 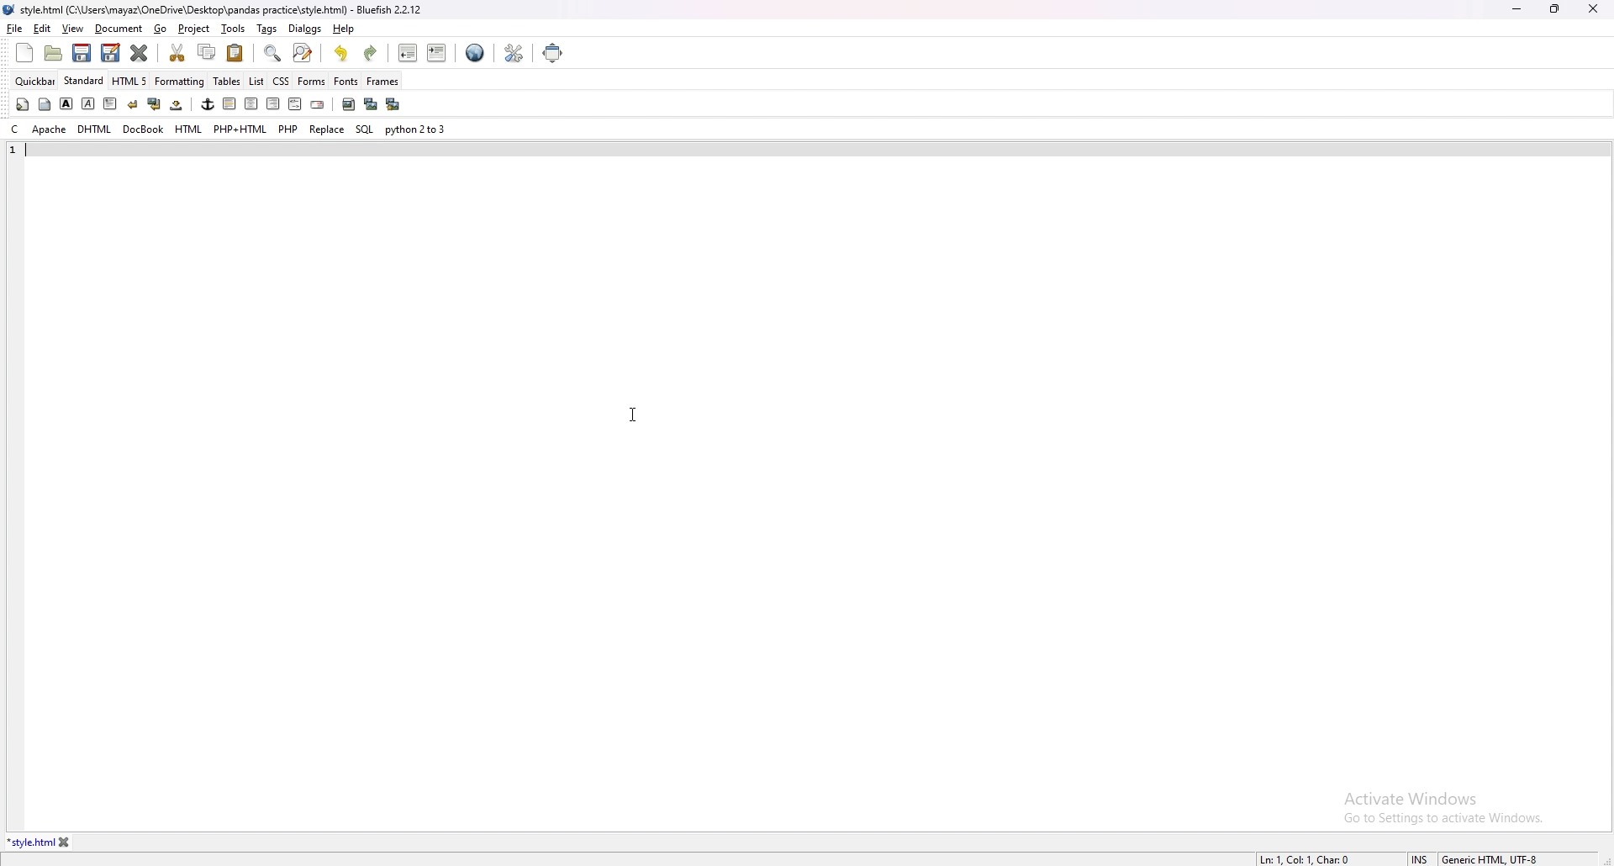 What do you see at coordinates (131, 82) in the screenshot?
I see `html 5` at bounding box center [131, 82].